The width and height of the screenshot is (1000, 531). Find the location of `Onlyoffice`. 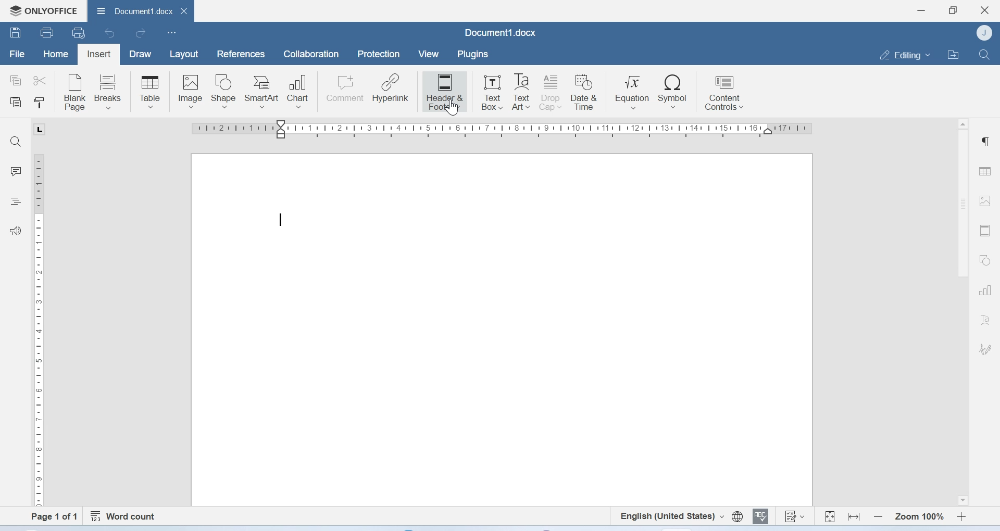

Onlyoffice is located at coordinates (43, 9).